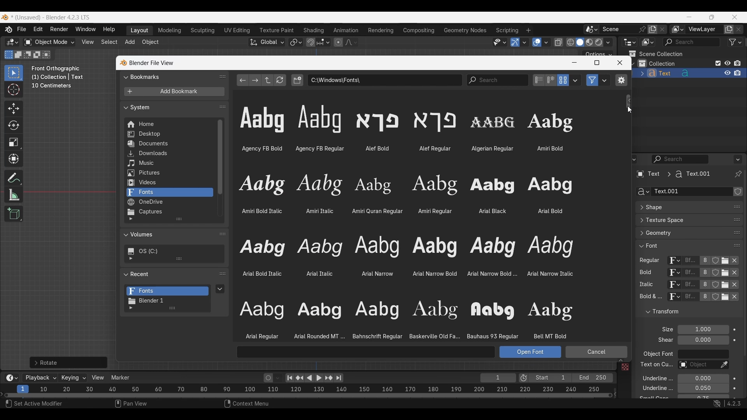  Describe the element at coordinates (537, 42) in the screenshot. I see `Show overlay` at that location.